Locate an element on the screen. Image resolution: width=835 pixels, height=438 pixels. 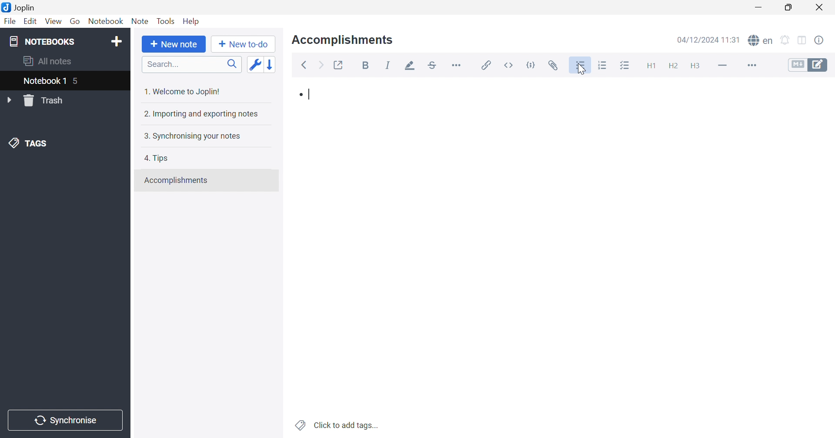
TAGS is located at coordinates (25, 143).